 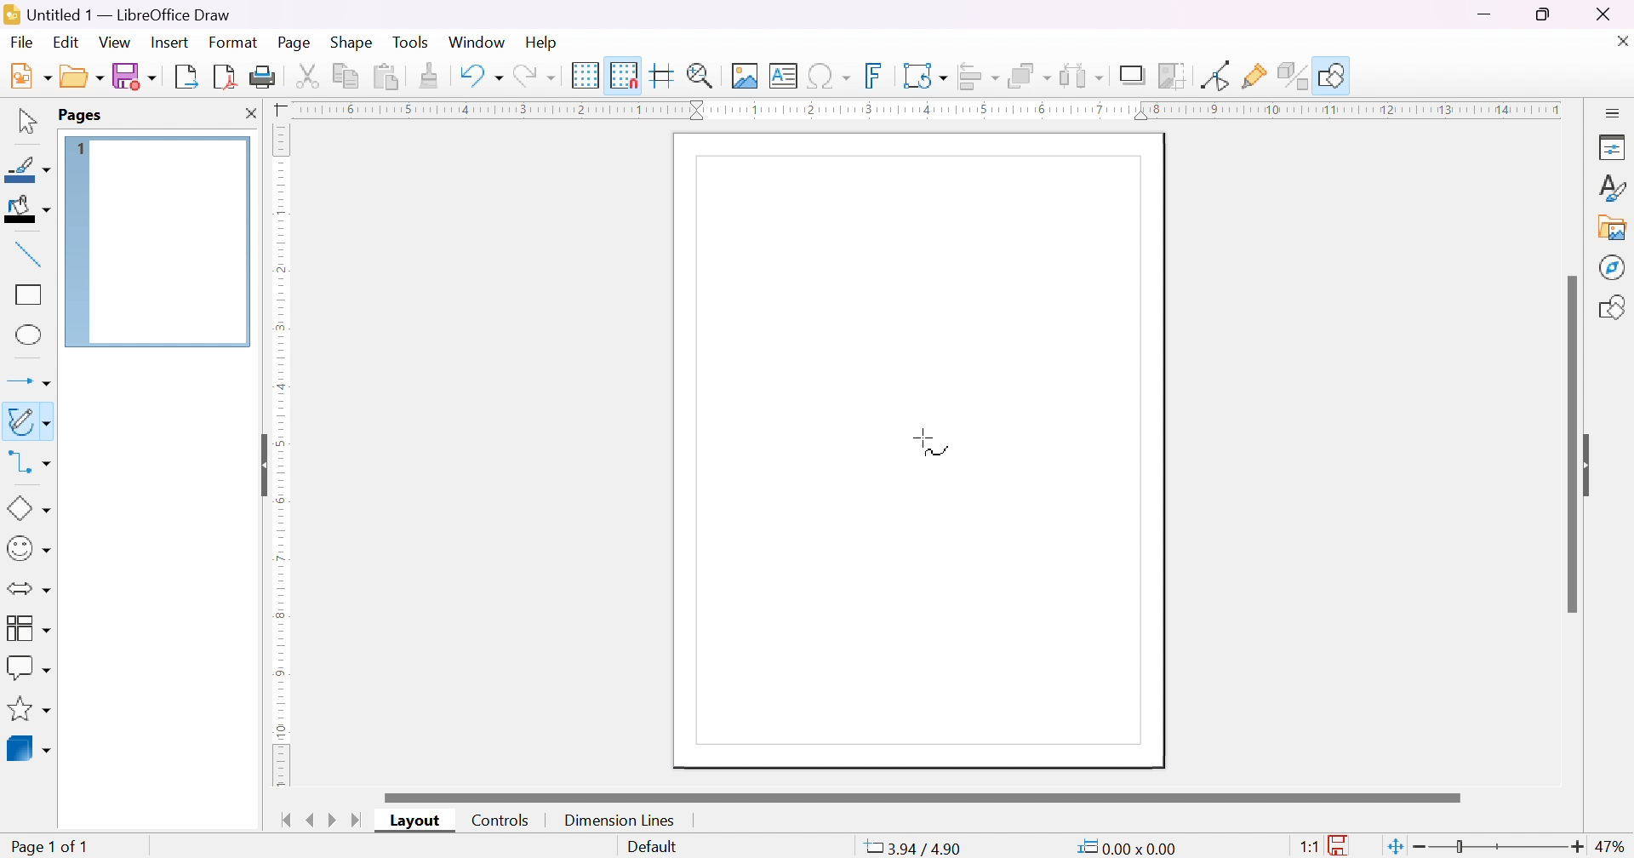 What do you see at coordinates (31, 424) in the screenshot?
I see `curves and polygons (double click for multi-selection)` at bounding box center [31, 424].